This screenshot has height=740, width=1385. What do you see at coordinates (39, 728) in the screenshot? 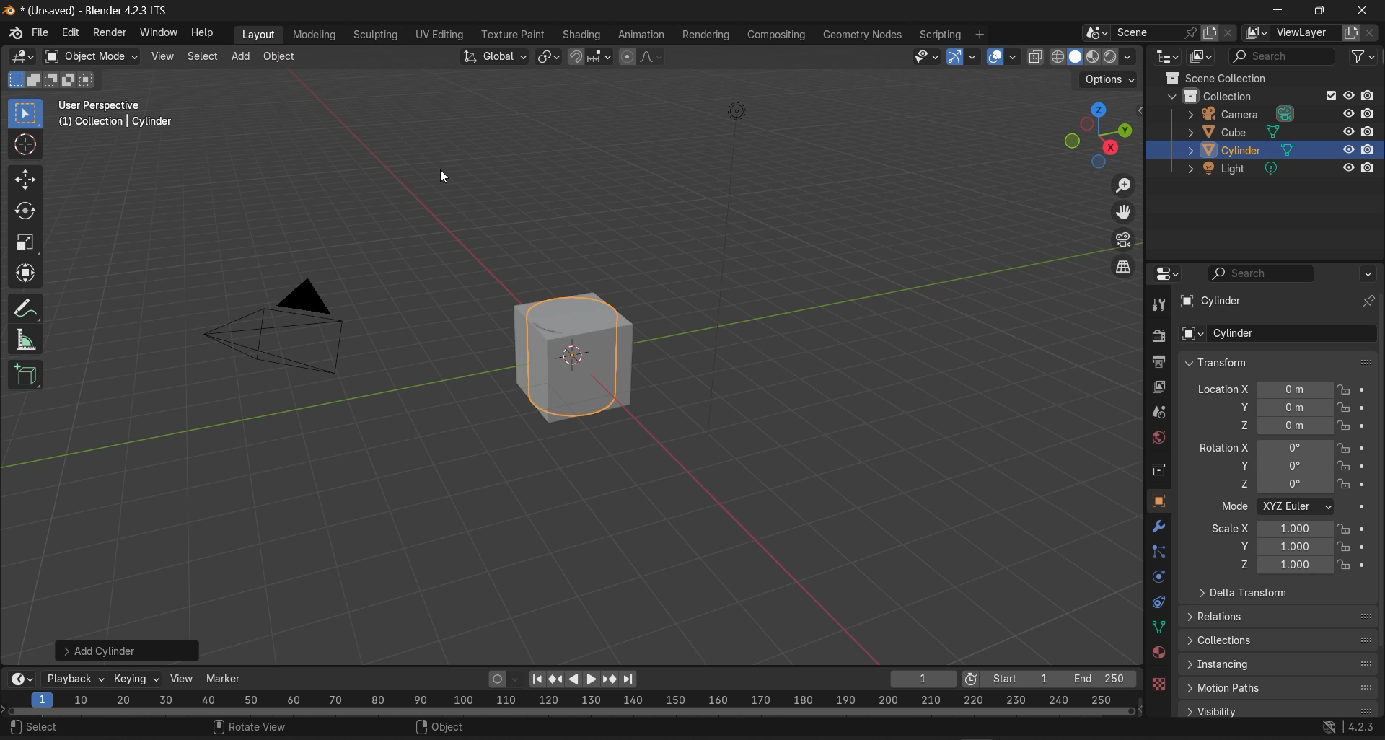
I see `search` at bounding box center [39, 728].